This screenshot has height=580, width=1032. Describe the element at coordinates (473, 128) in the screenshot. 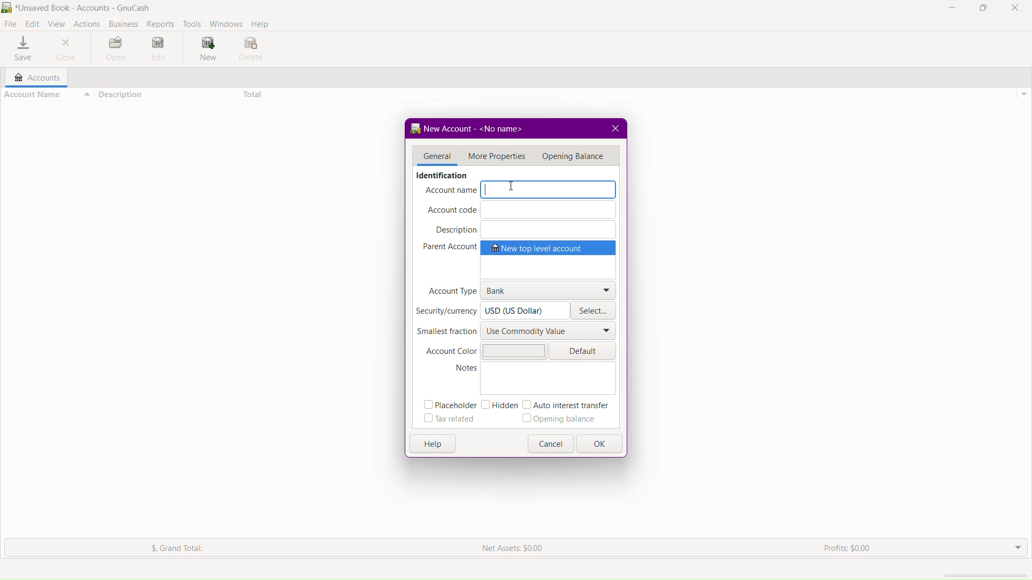

I see `New Account - <no name>` at that location.